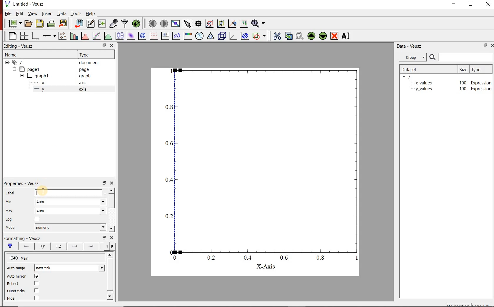 This screenshot has width=494, height=307. What do you see at coordinates (489, 5) in the screenshot?
I see `close` at bounding box center [489, 5].